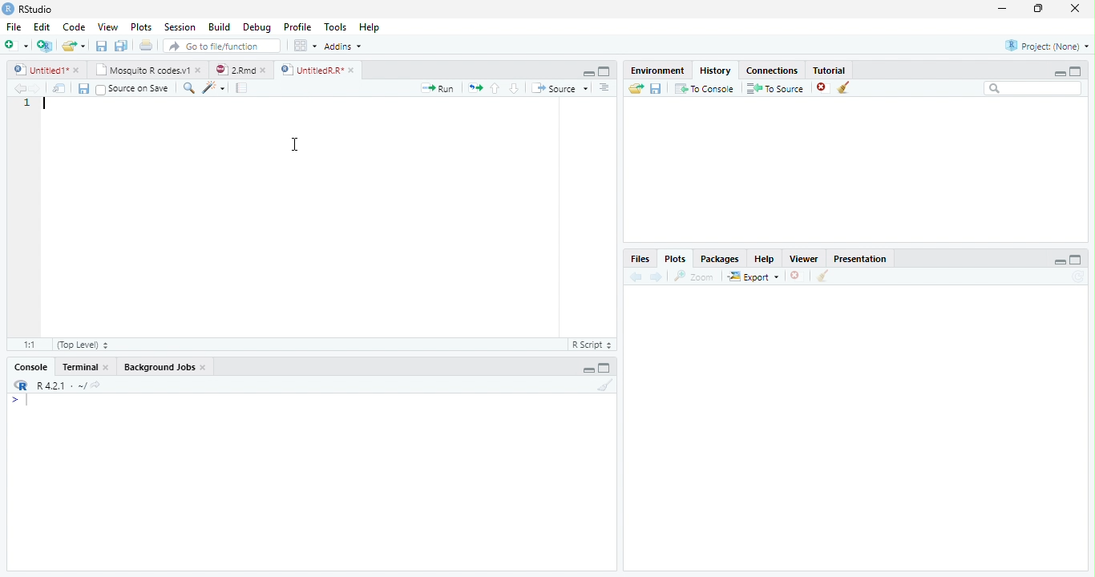  What do you see at coordinates (657, 89) in the screenshot?
I see `save workspace` at bounding box center [657, 89].